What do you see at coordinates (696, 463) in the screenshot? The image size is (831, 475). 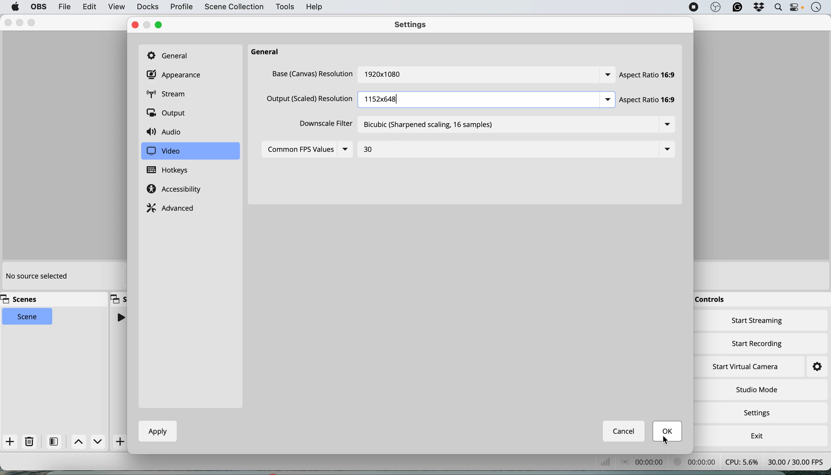 I see `video recording timestamp` at bounding box center [696, 463].